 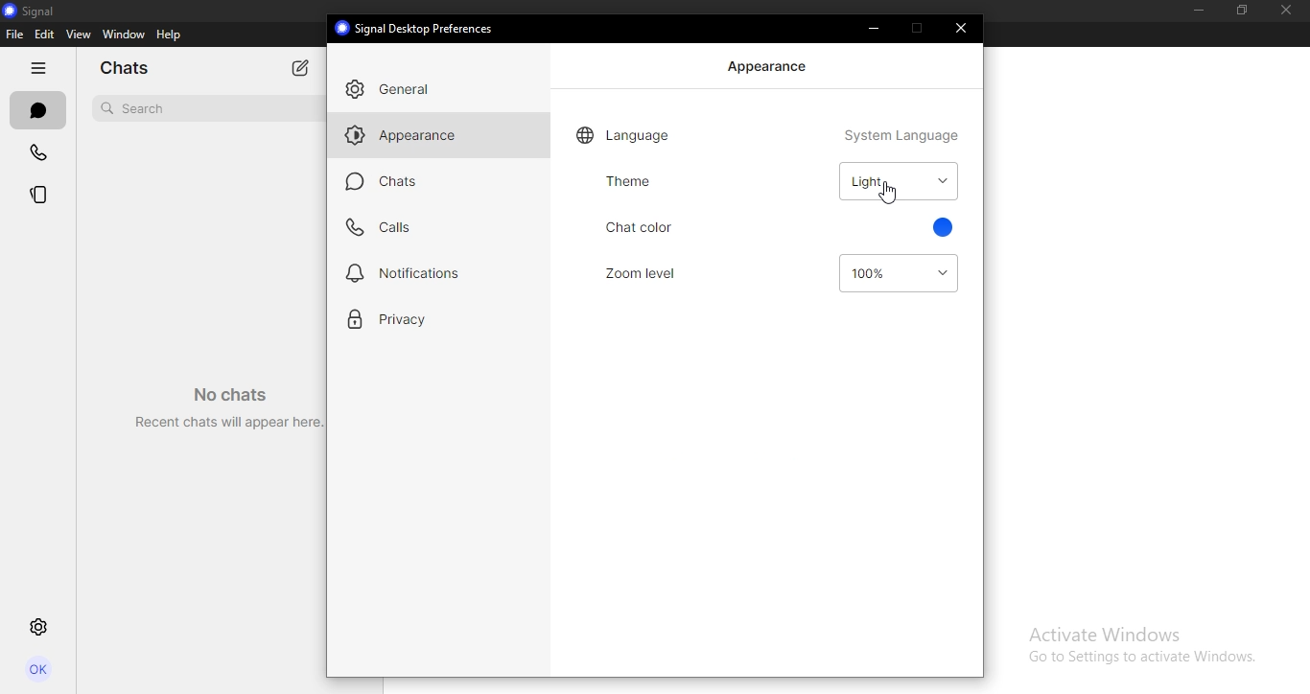 What do you see at coordinates (627, 180) in the screenshot?
I see `theme` at bounding box center [627, 180].